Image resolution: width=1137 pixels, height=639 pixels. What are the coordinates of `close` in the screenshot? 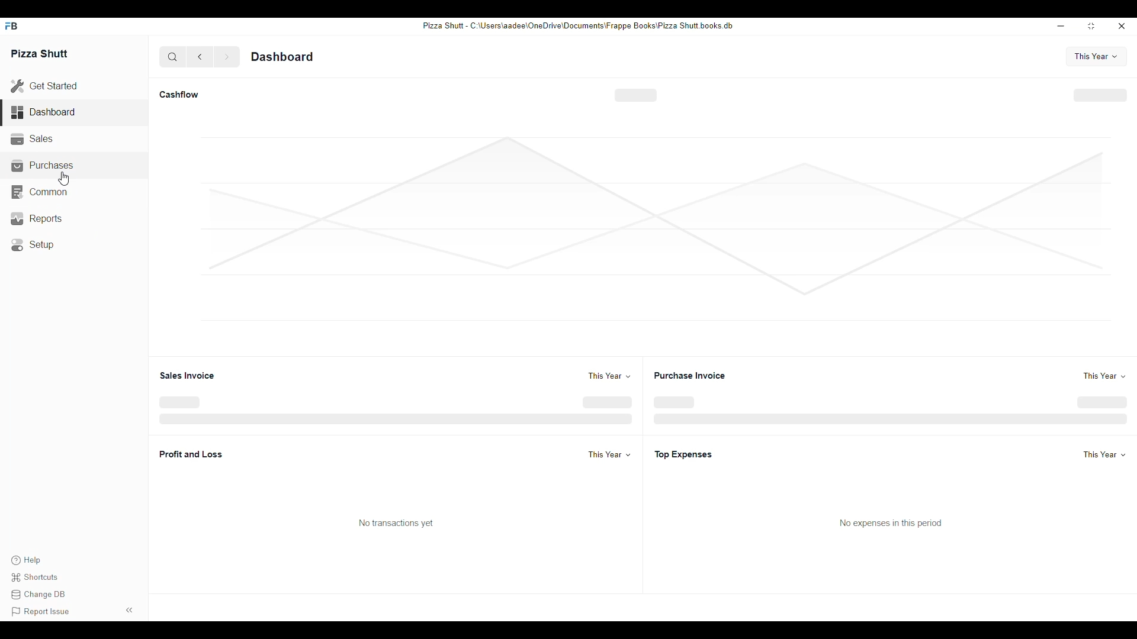 It's located at (1122, 27).